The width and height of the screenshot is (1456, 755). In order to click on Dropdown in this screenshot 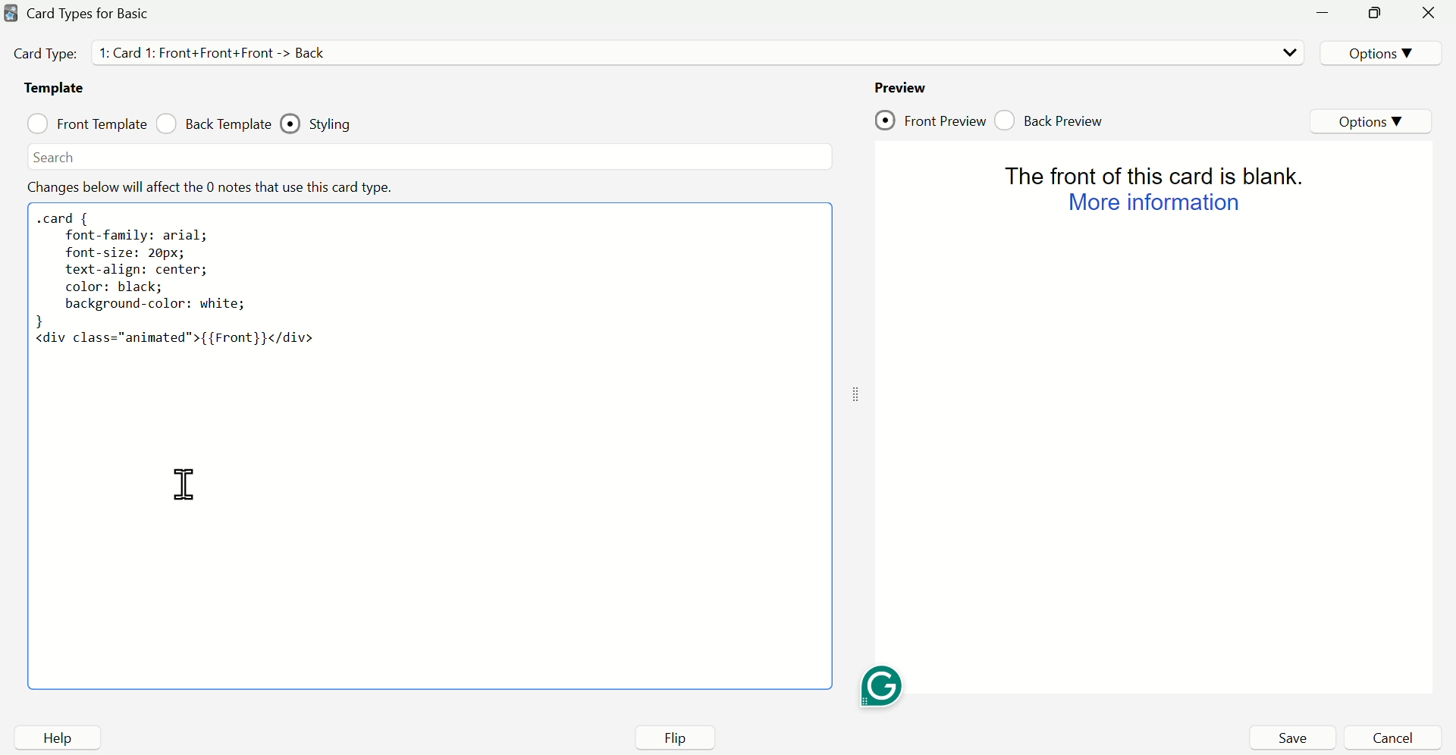, I will do `click(1287, 52)`.